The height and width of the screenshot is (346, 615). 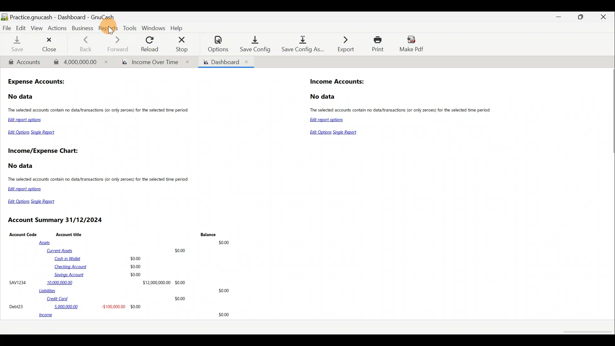 What do you see at coordinates (99, 180) in the screenshot?
I see `The selected accounts contain no data/transactions (or only zeroes) for the selected time period` at bounding box center [99, 180].